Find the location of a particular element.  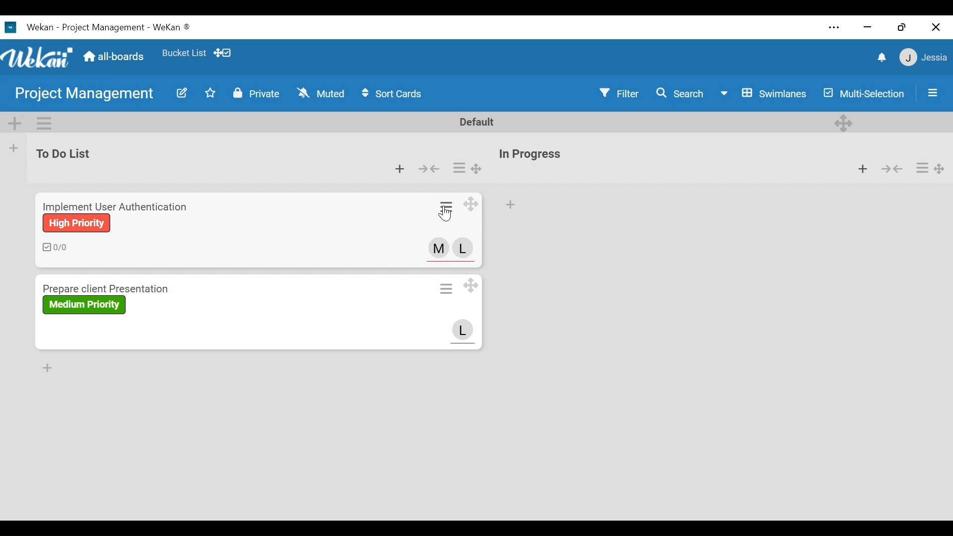

Collapse is located at coordinates (430, 169).